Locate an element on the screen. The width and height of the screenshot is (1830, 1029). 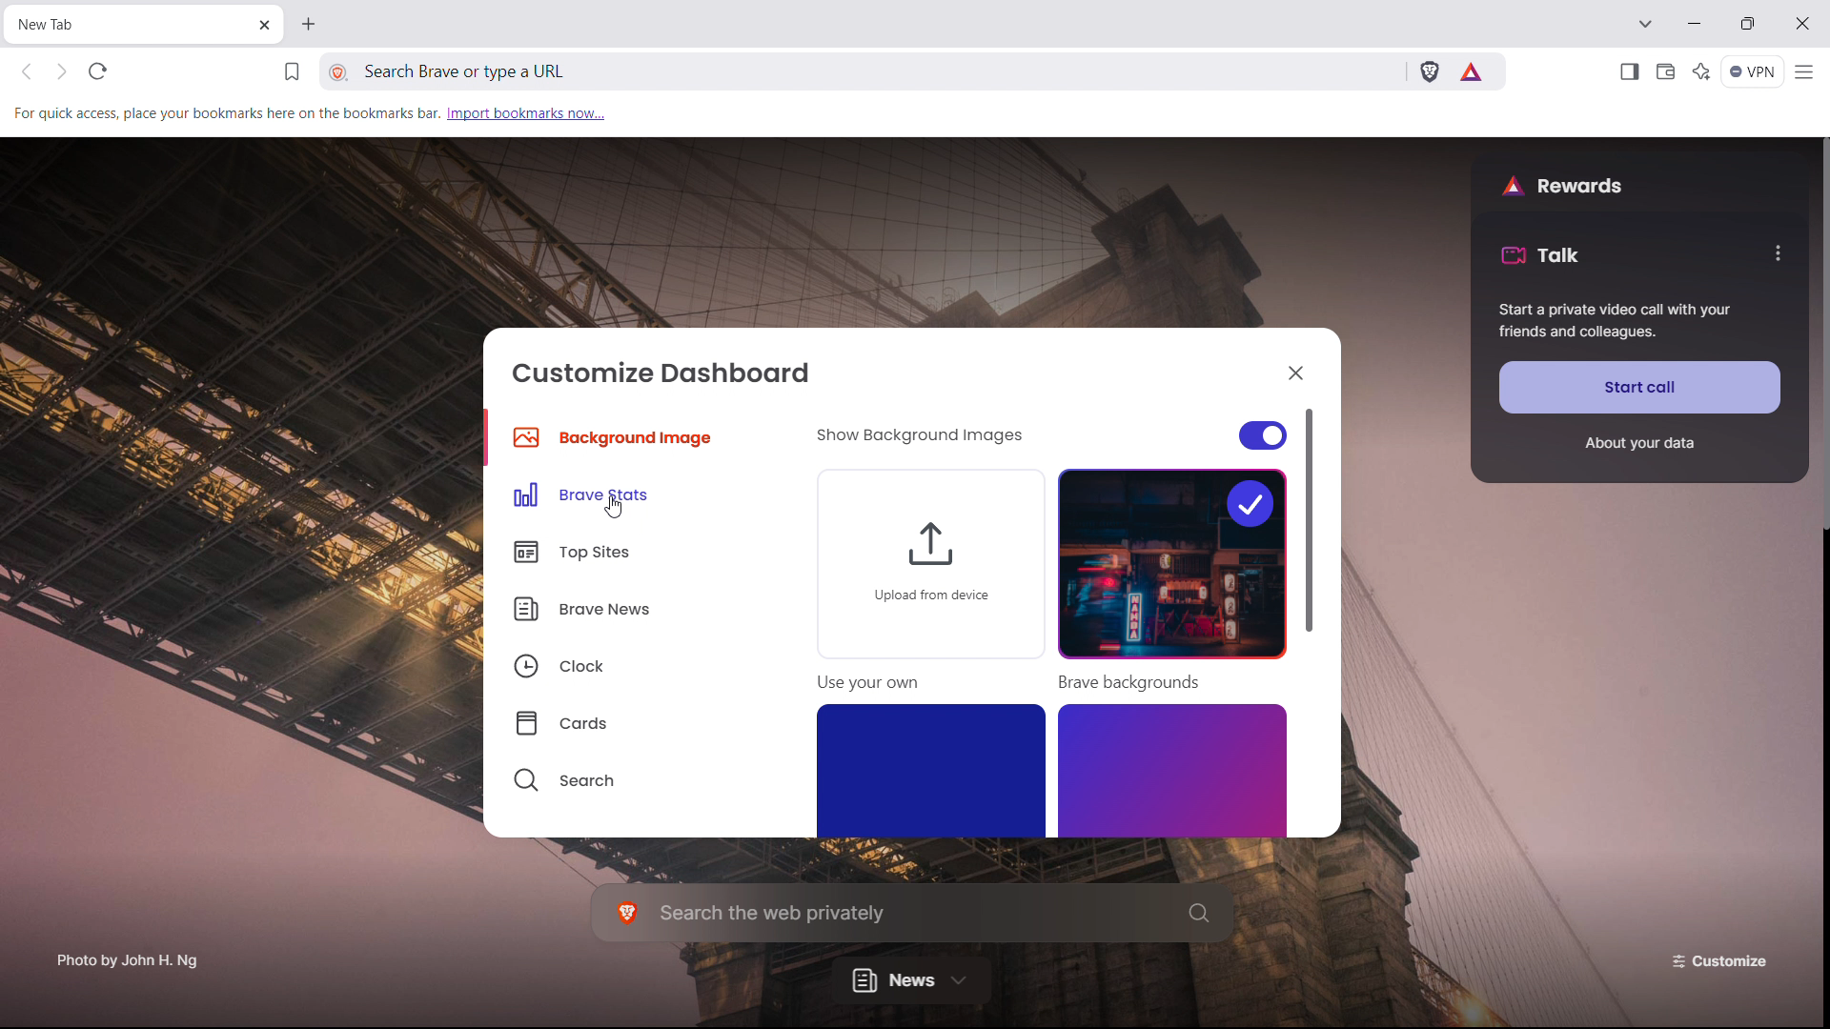
scroll bar is located at coordinates (1819, 777).